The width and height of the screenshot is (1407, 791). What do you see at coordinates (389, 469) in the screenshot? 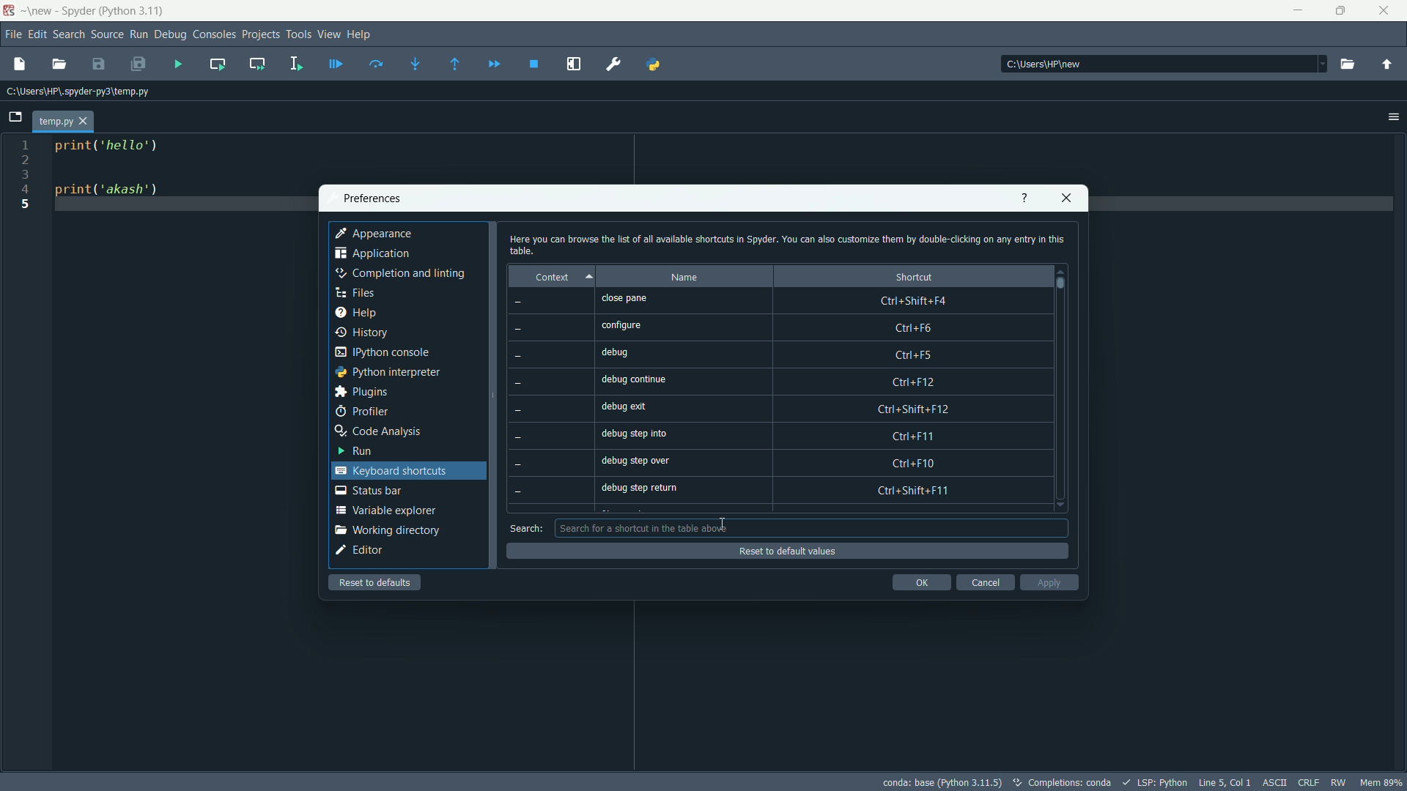
I see `keyboard shortcuts` at bounding box center [389, 469].